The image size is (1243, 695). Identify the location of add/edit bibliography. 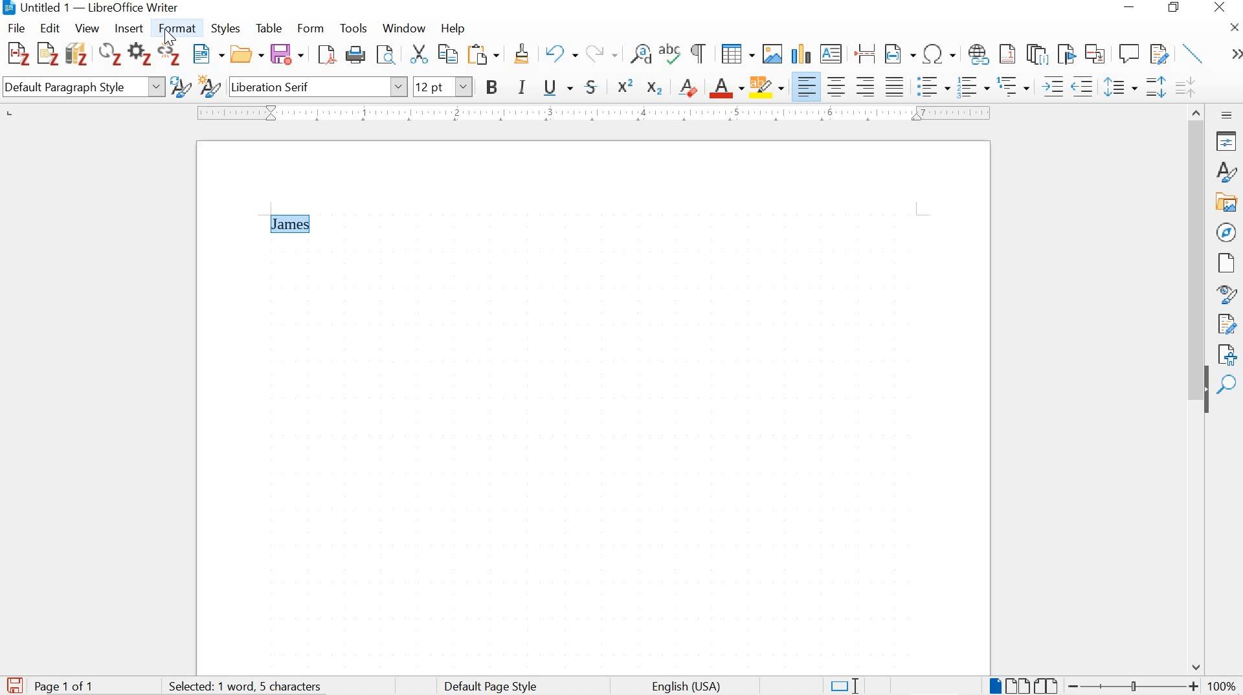
(76, 53).